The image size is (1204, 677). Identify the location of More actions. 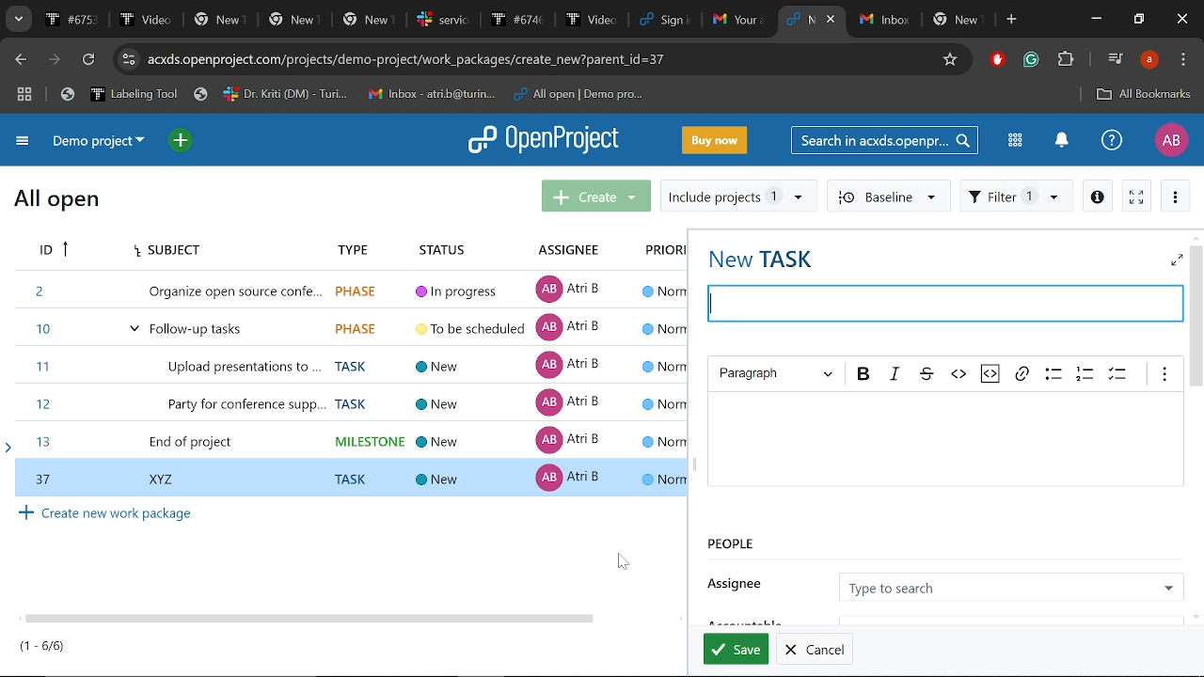
(1176, 196).